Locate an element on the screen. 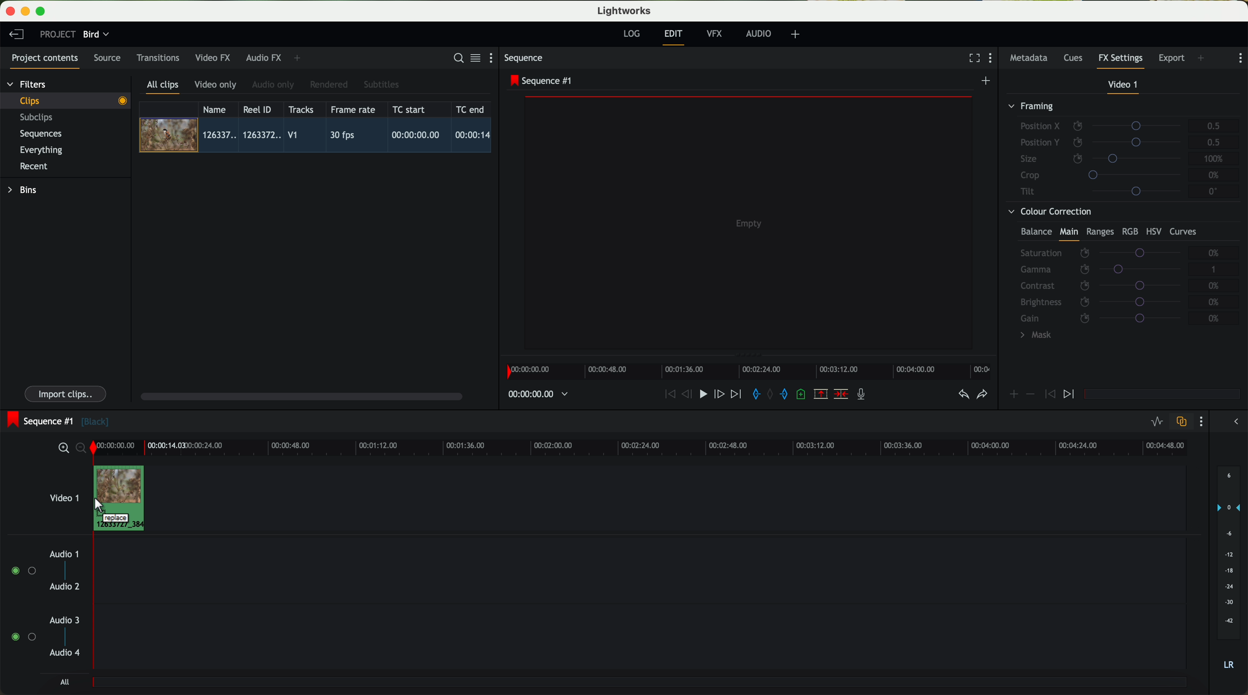 Image resolution: width=1248 pixels, height=695 pixels. close program is located at coordinates (10, 11).